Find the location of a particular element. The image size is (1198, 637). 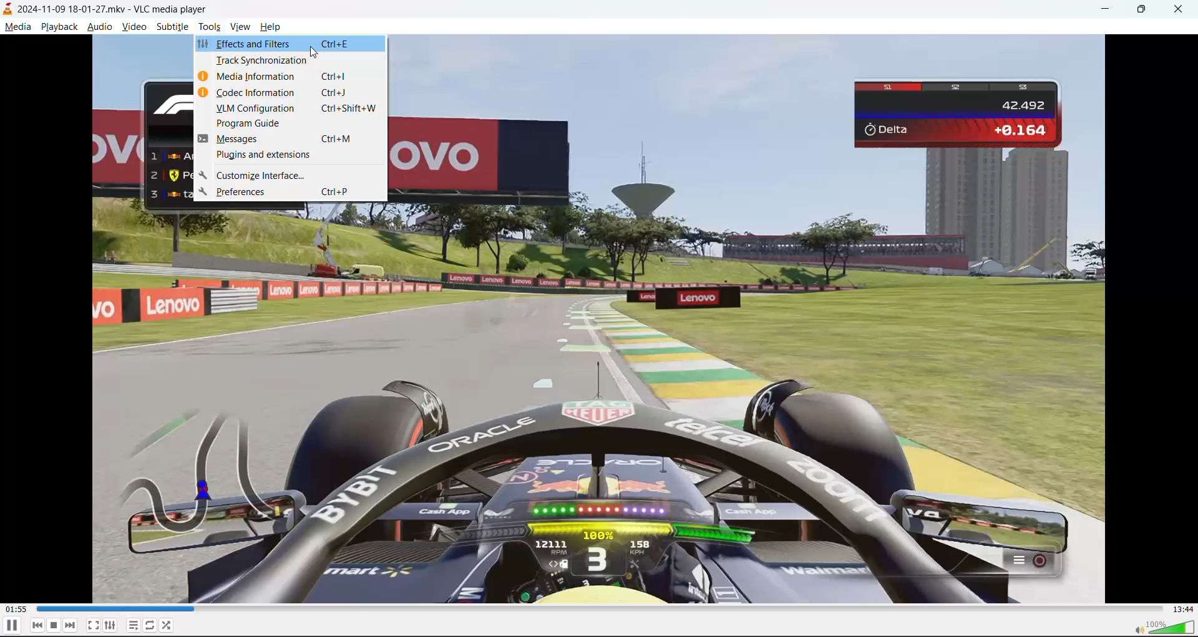

codec information is located at coordinates (289, 93).